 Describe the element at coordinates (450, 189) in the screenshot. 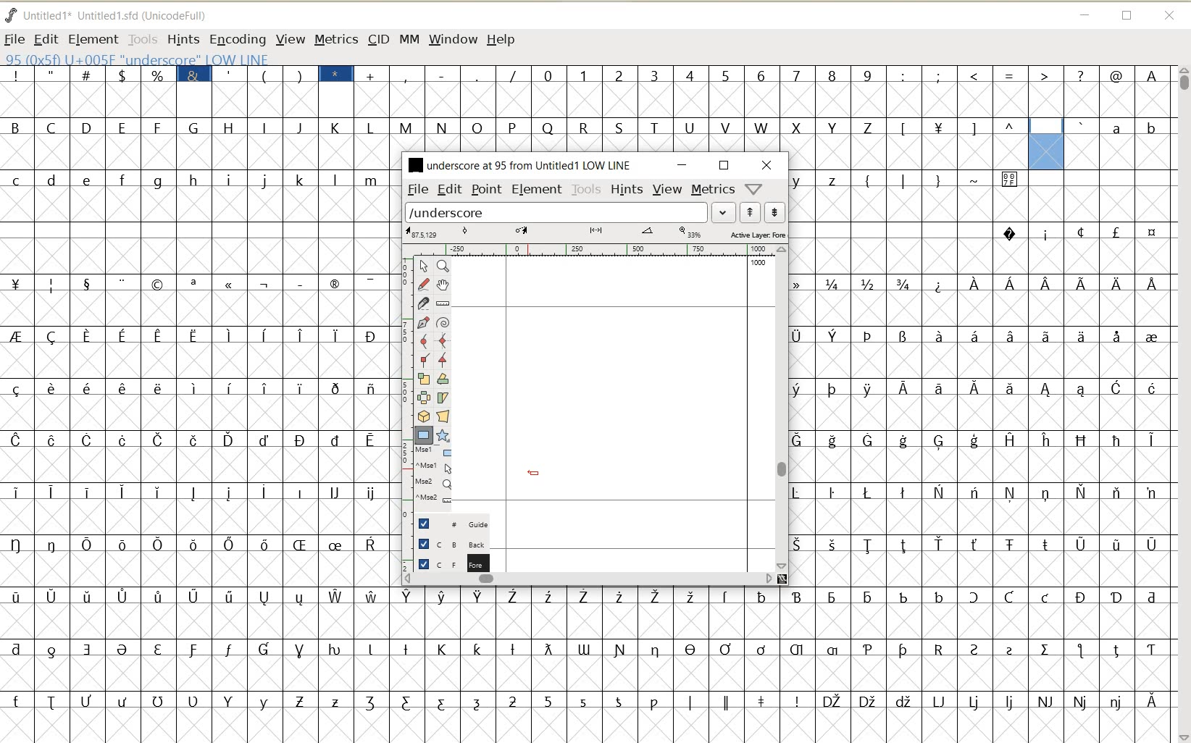

I see `EDIT` at that location.